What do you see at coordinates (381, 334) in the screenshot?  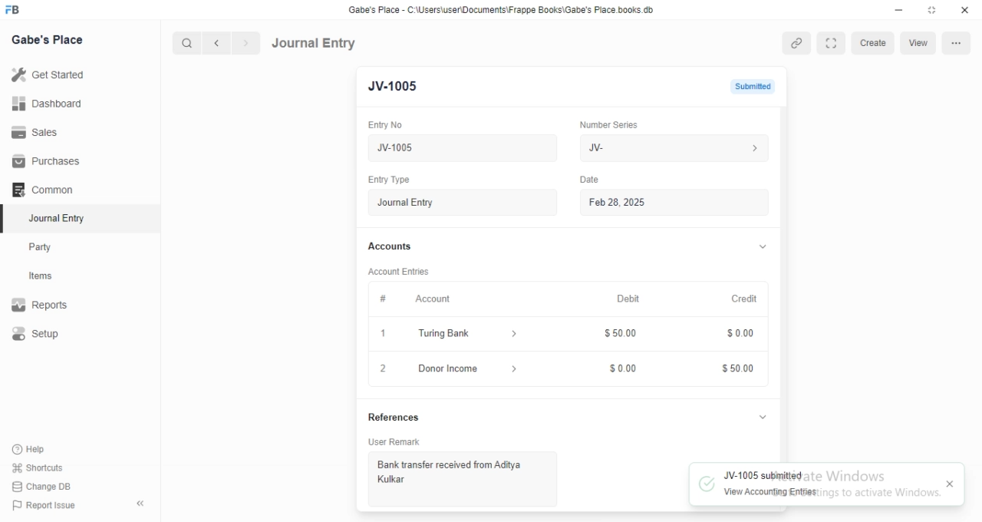 I see `1` at bounding box center [381, 334].